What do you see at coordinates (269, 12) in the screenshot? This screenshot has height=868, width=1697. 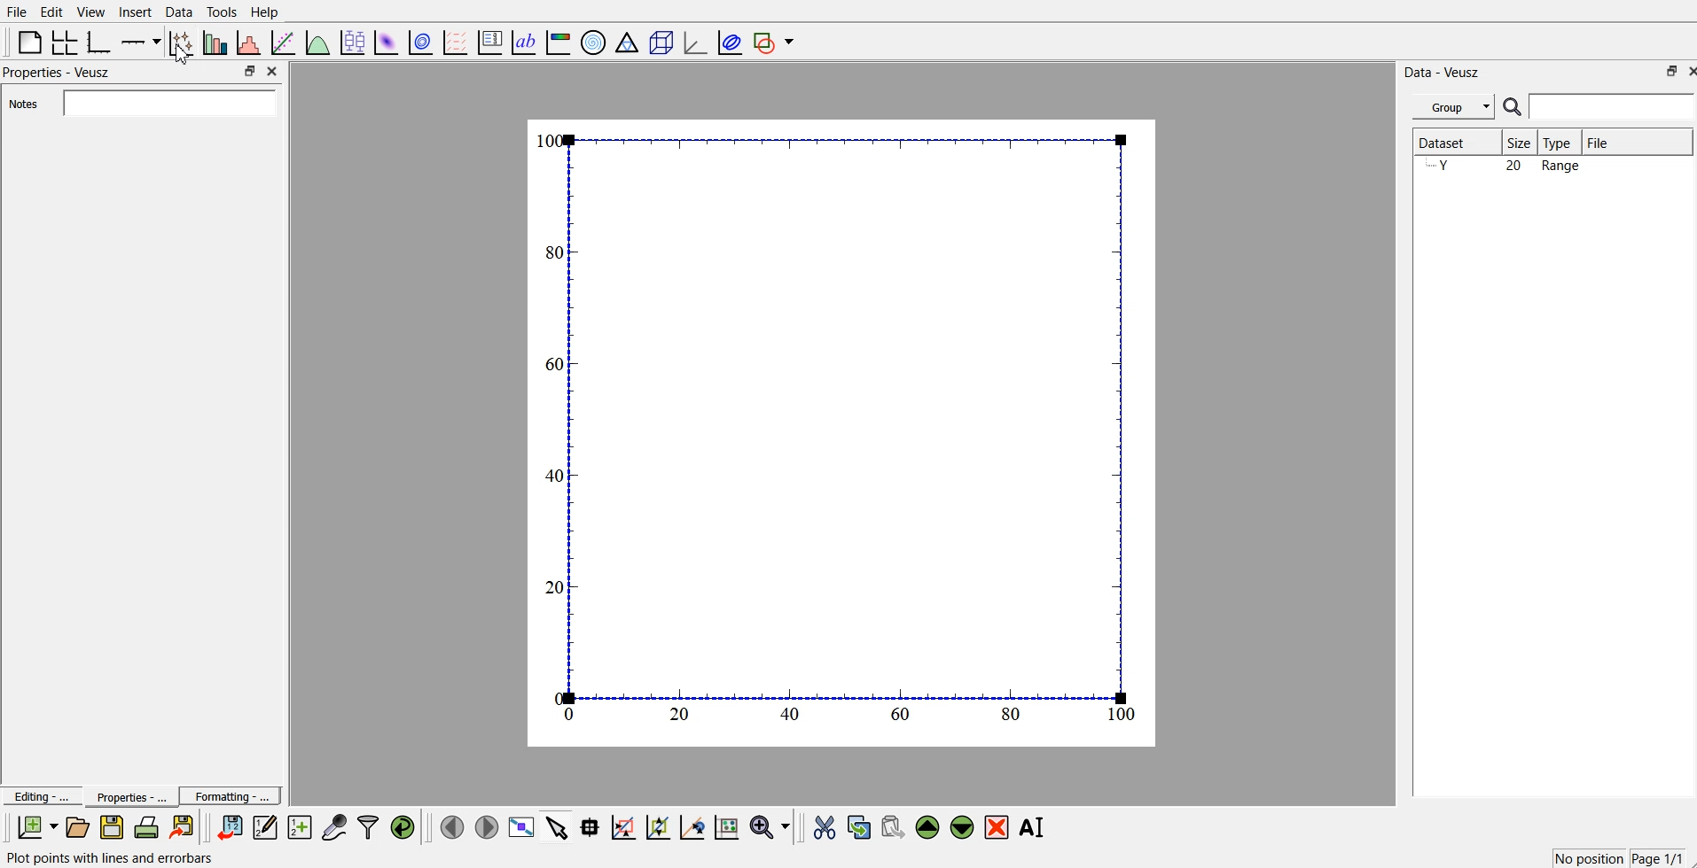 I see `Help` at bounding box center [269, 12].